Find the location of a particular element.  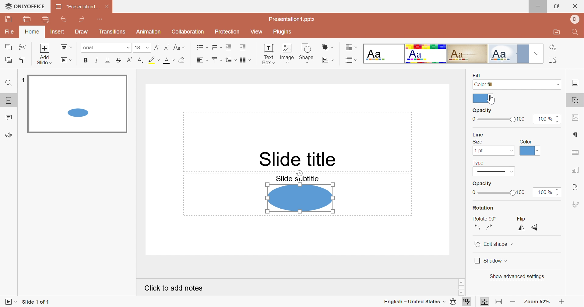

Slide title is located at coordinates (295, 159).